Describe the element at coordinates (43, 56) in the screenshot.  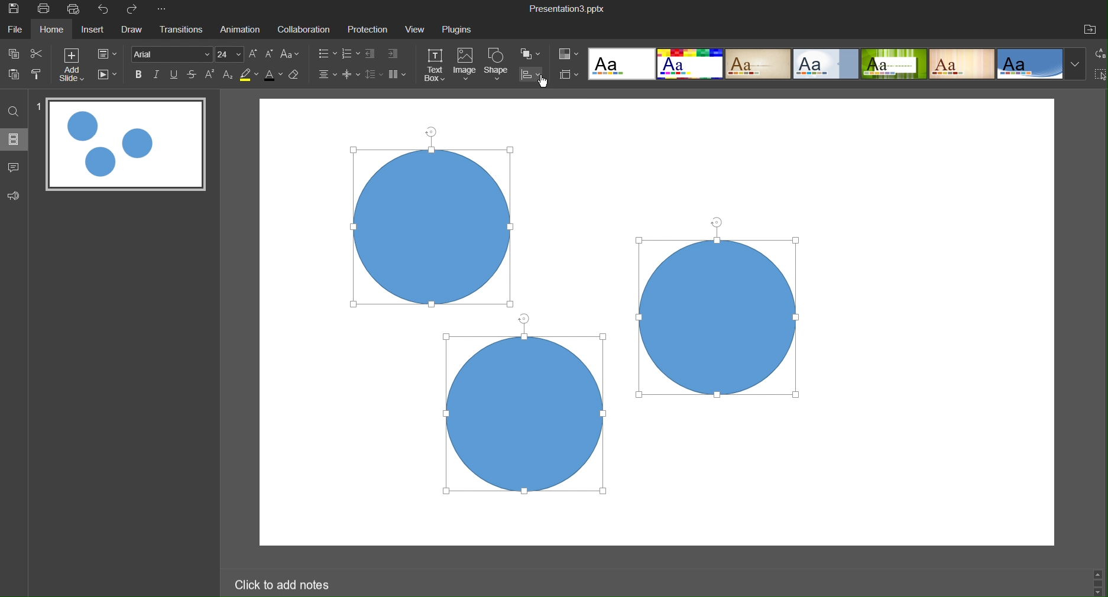
I see `Cut` at that location.